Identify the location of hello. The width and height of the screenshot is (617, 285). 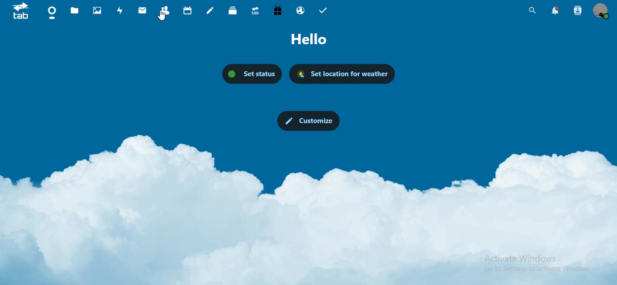
(314, 40).